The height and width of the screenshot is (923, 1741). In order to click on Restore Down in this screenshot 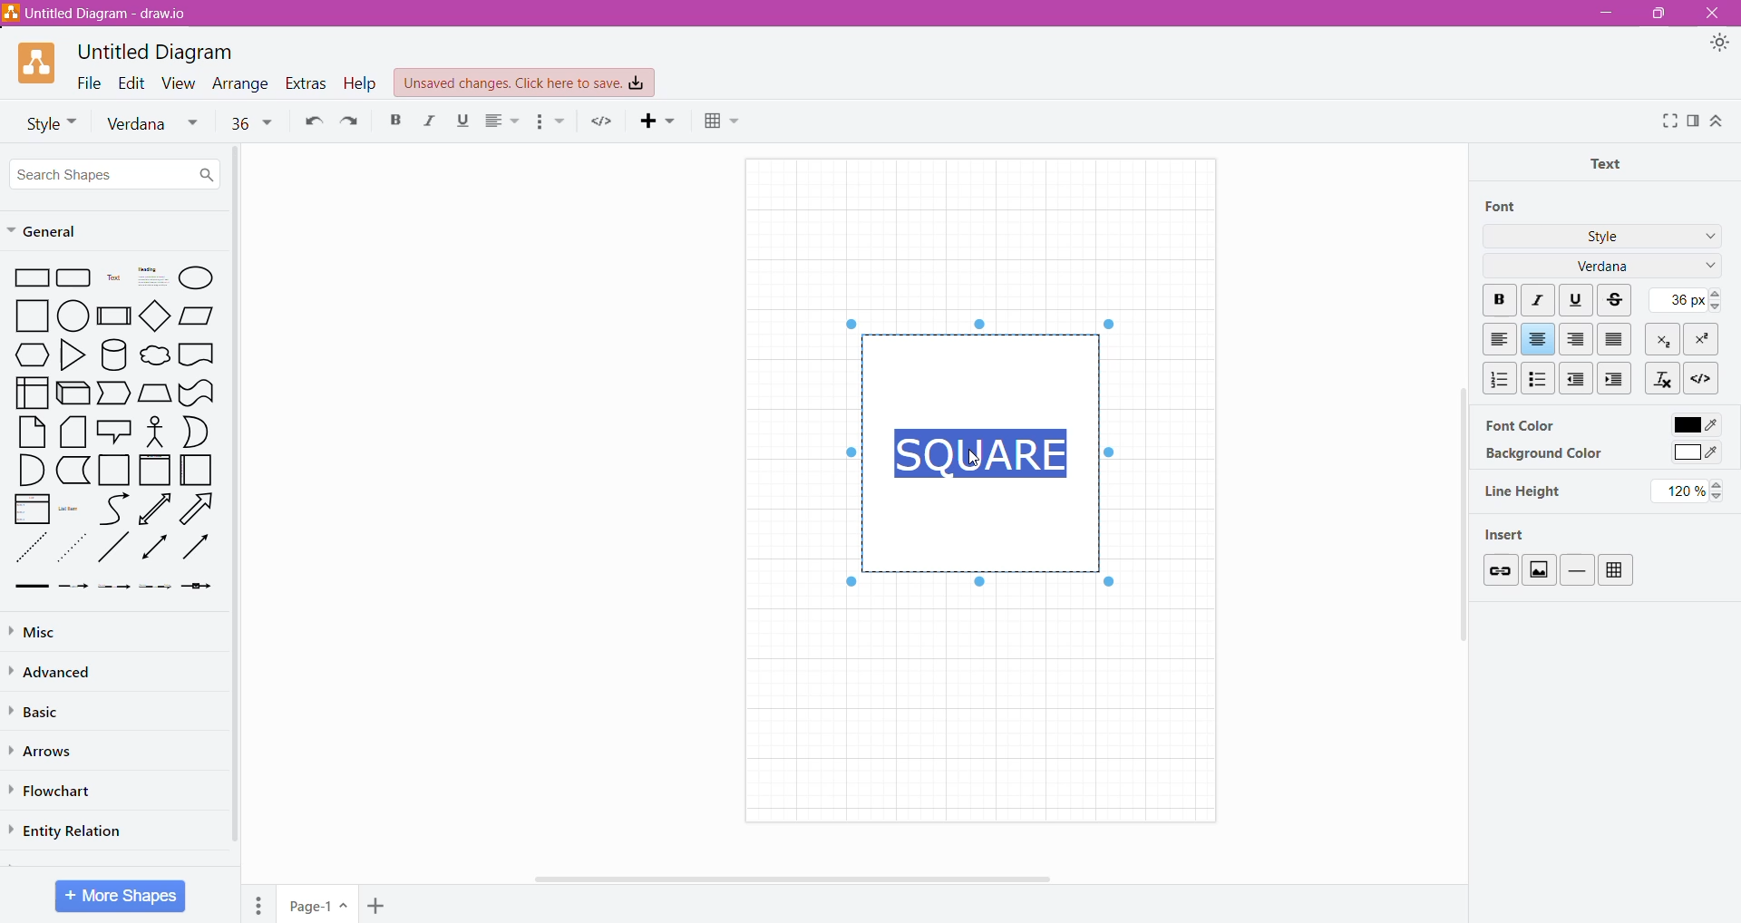, I will do `click(1655, 15)`.